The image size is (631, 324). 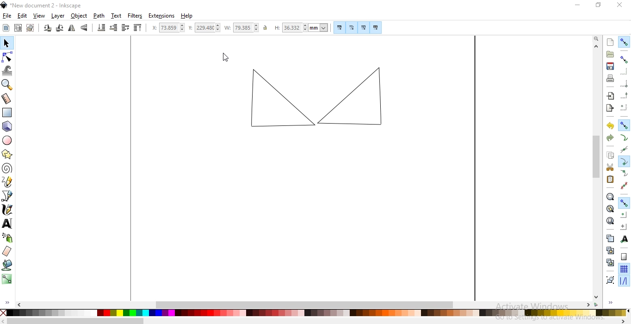 What do you see at coordinates (610, 221) in the screenshot?
I see `zoom to fit page` at bounding box center [610, 221].